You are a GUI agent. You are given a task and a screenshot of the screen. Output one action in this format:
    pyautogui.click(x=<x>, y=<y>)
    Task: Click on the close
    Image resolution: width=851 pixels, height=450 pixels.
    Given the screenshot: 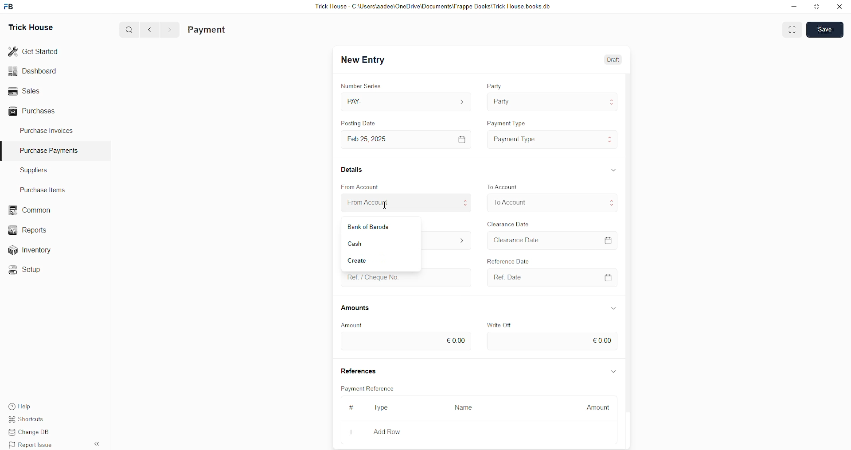 What is the action you would take?
    pyautogui.click(x=839, y=7)
    